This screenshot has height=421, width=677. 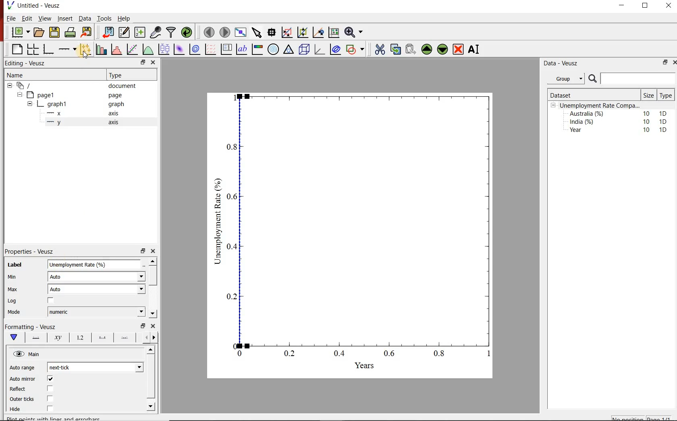 What do you see at coordinates (87, 31) in the screenshot?
I see `export document` at bounding box center [87, 31].